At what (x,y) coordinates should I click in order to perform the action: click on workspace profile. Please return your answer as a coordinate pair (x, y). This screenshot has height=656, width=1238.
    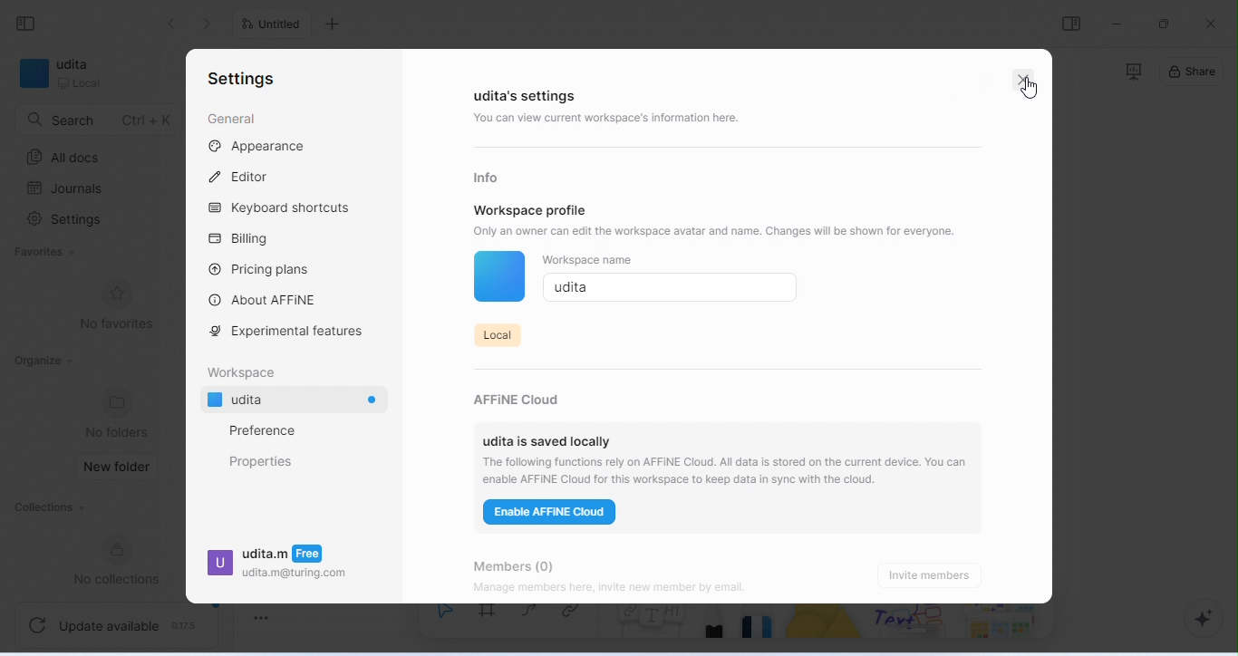
    Looking at the image, I should click on (531, 209).